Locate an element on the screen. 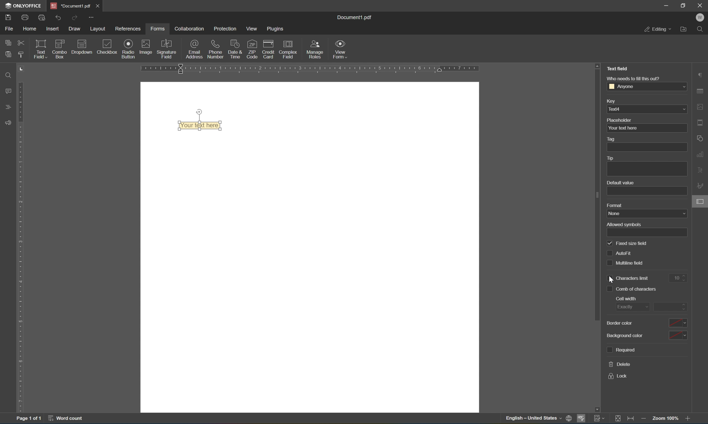 The image size is (708, 424). form view is located at coordinates (339, 49).